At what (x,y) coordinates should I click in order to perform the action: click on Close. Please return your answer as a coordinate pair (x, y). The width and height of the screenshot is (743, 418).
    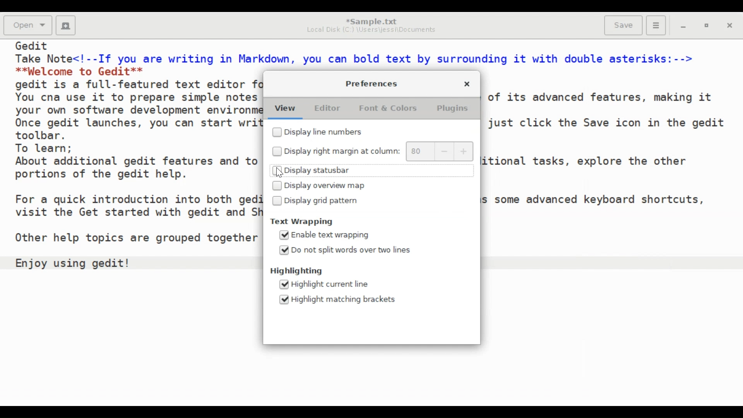
    Looking at the image, I should click on (731, 26).